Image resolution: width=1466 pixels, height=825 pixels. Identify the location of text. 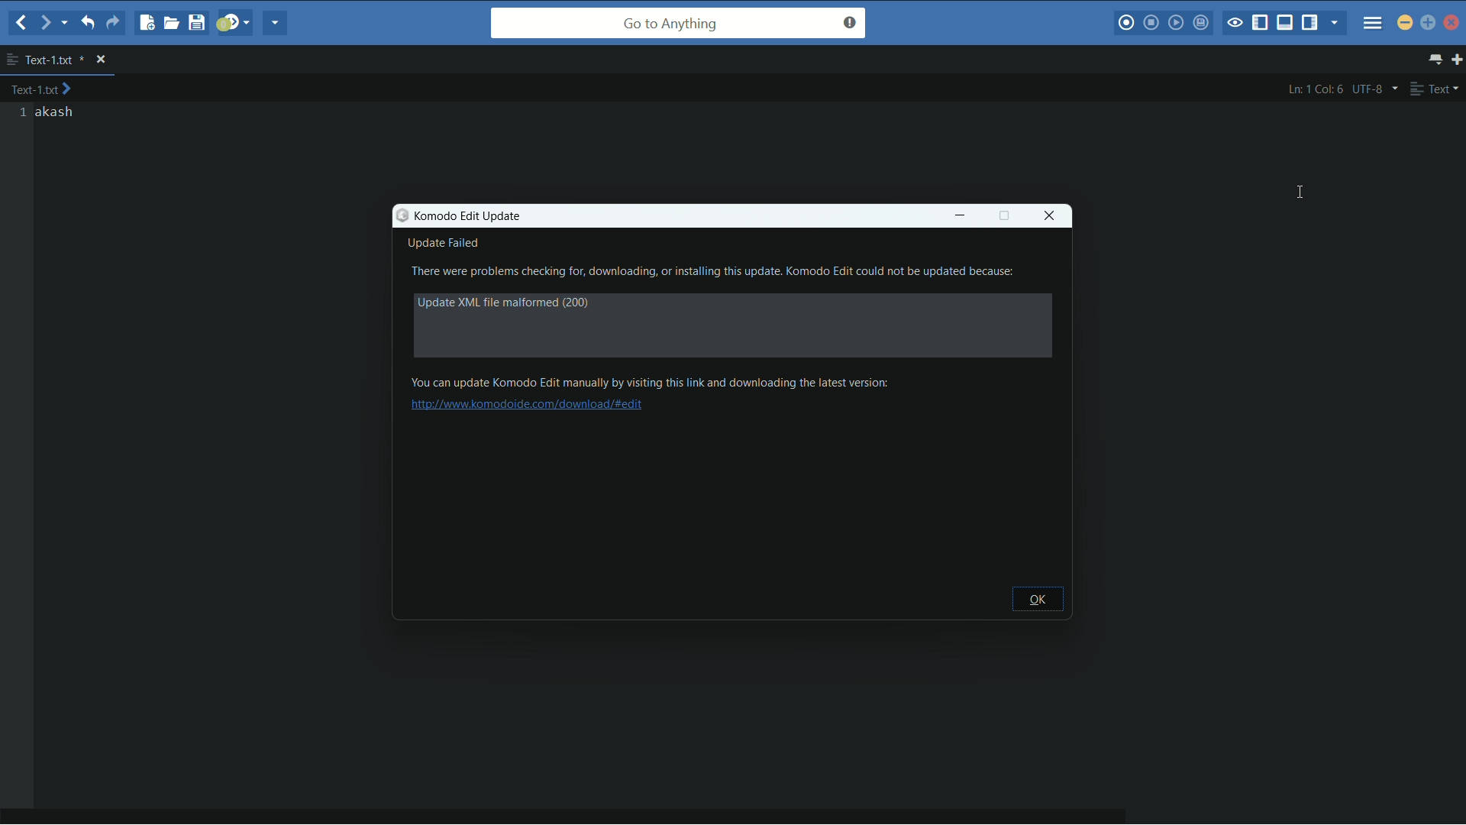
(505, 303).